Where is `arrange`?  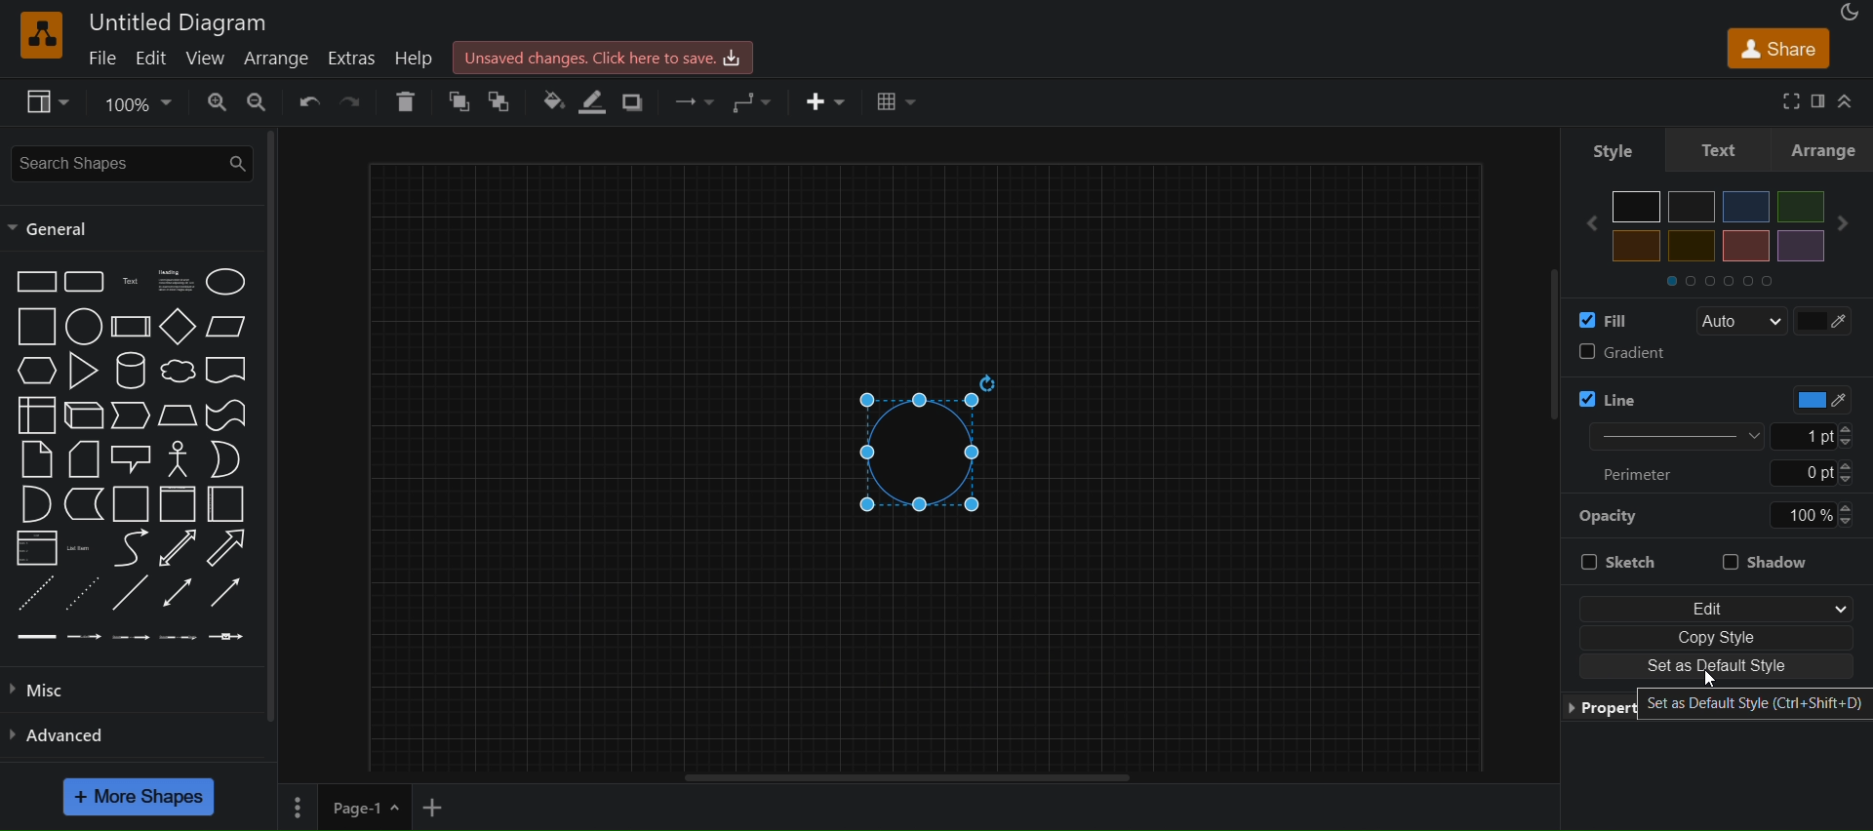
arrange is located at coordinates (282, 59).